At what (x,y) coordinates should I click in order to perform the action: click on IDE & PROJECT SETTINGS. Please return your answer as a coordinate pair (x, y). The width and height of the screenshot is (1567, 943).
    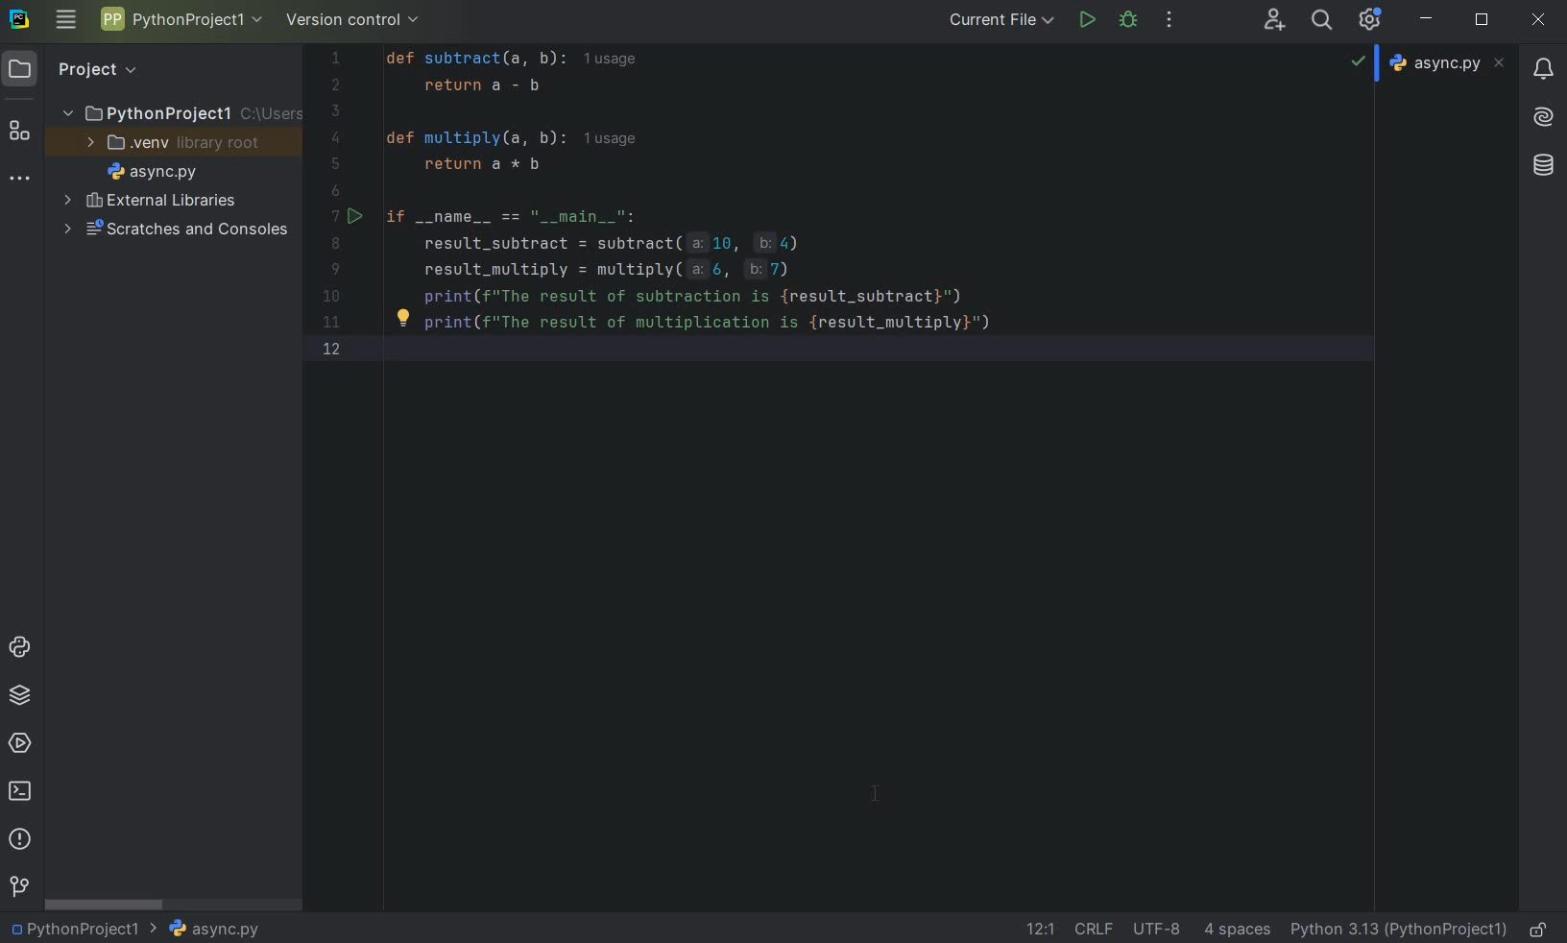
    Looking at the image, I should click on (1375, 21).